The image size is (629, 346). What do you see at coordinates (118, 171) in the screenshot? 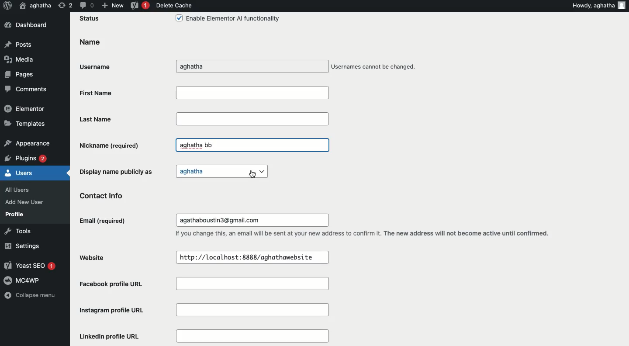
I see `Display name publicly as` at bounding box center [118, 171].